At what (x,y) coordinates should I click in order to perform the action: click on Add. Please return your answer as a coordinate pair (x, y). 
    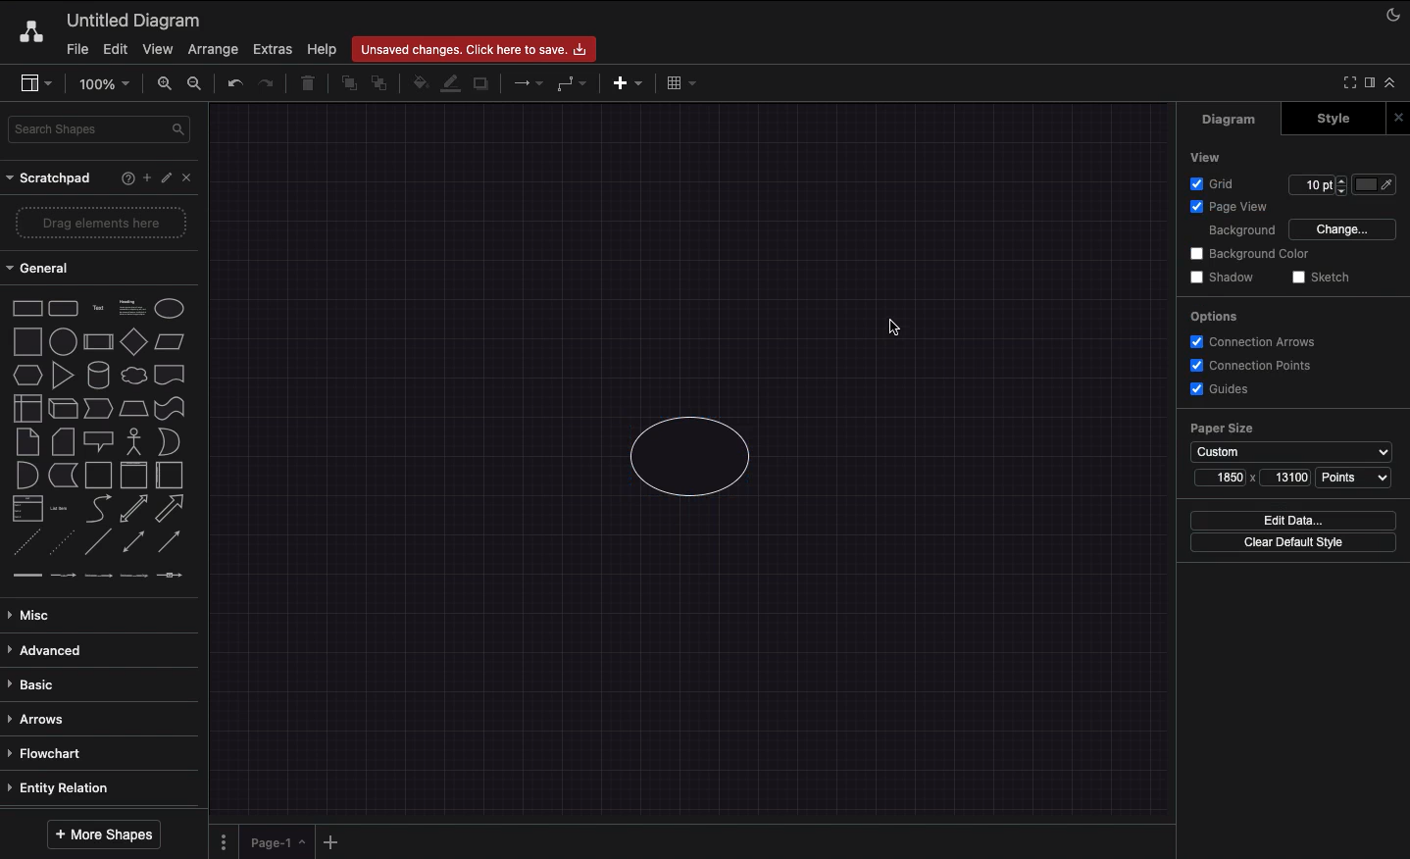
    Looking at the image, I should click on (146, 177).